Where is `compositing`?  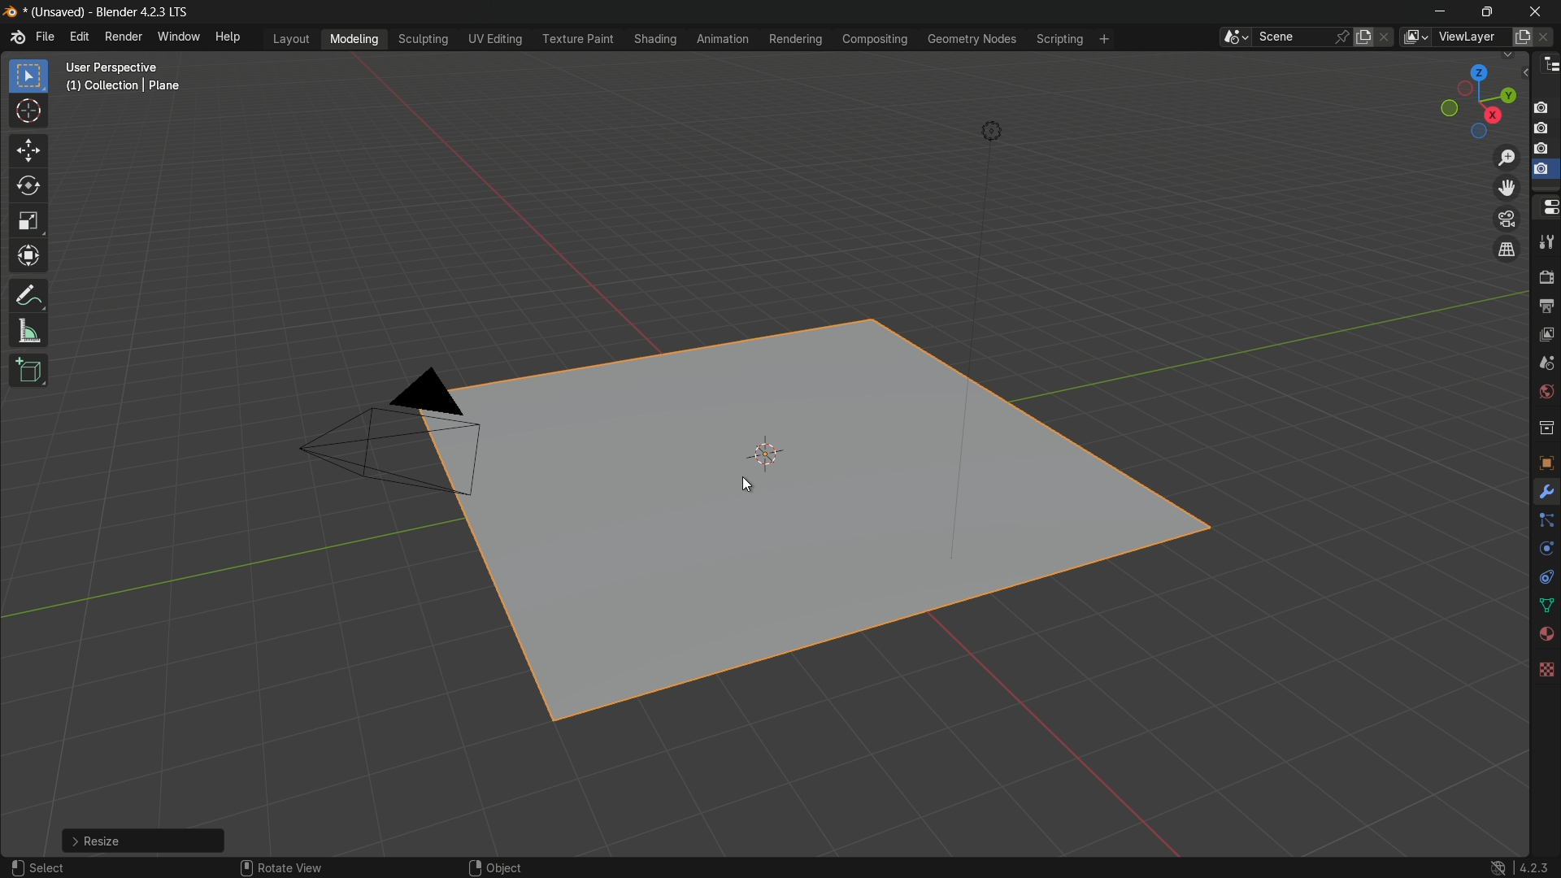
compositing is located at coordinates (874, 40).